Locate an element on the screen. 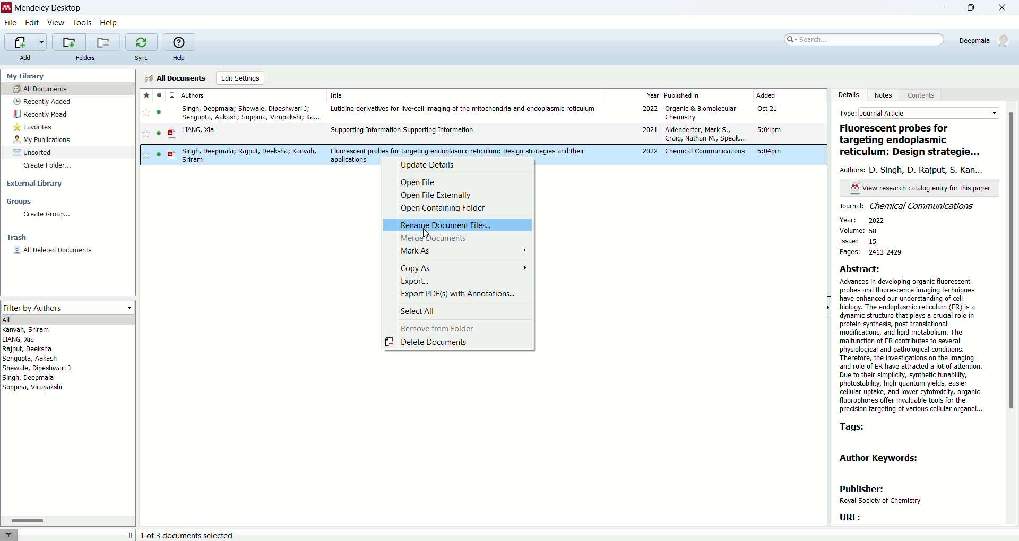 The width and height of the screenshot is (1019, 541). select all is located at coordinates (460, 311).